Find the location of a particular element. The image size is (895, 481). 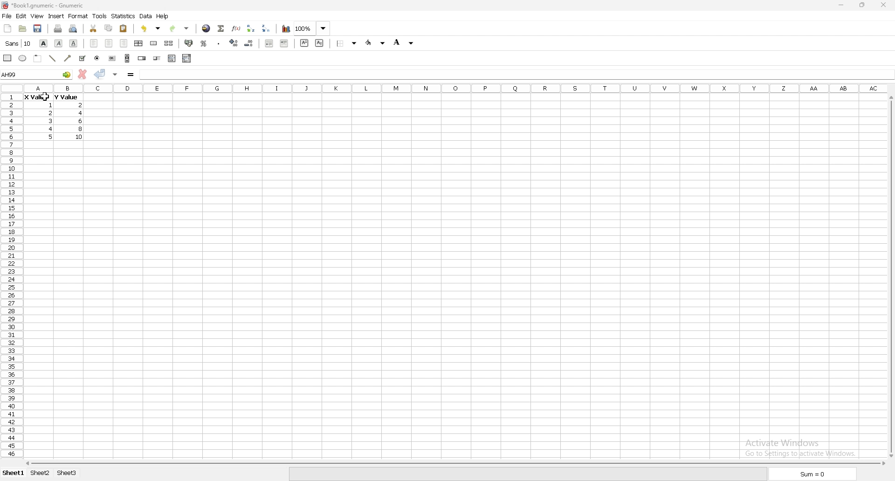

sheet 2 is located at coordinates (41, 474).